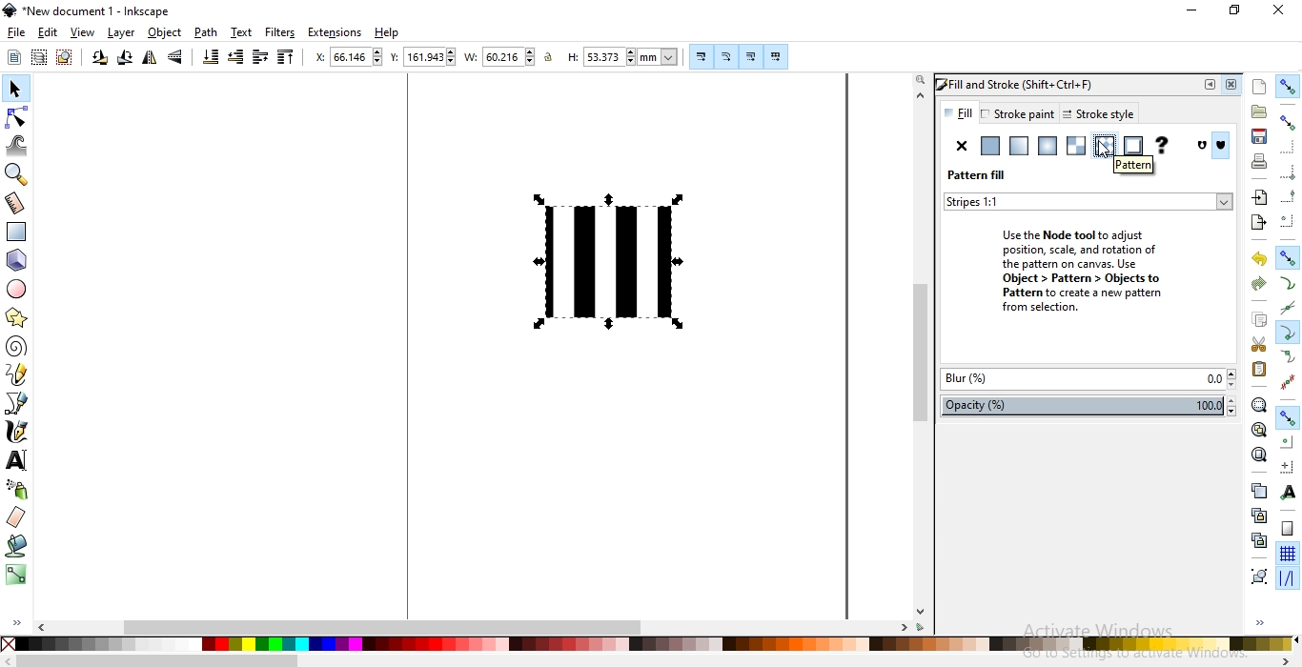  What do you see at coordinates (16, 374) in the screenshot?
I see `draw freehand lines` at bounding box center [16, 374].